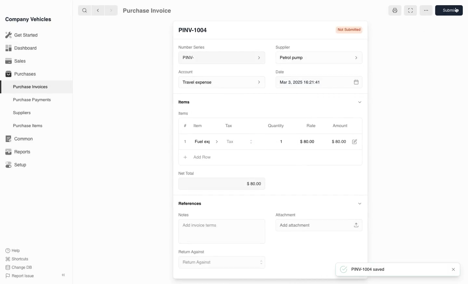  What do you see at coordinates (426, 10) in the screenshot?
I see `options` at bounding box center [426, 10].